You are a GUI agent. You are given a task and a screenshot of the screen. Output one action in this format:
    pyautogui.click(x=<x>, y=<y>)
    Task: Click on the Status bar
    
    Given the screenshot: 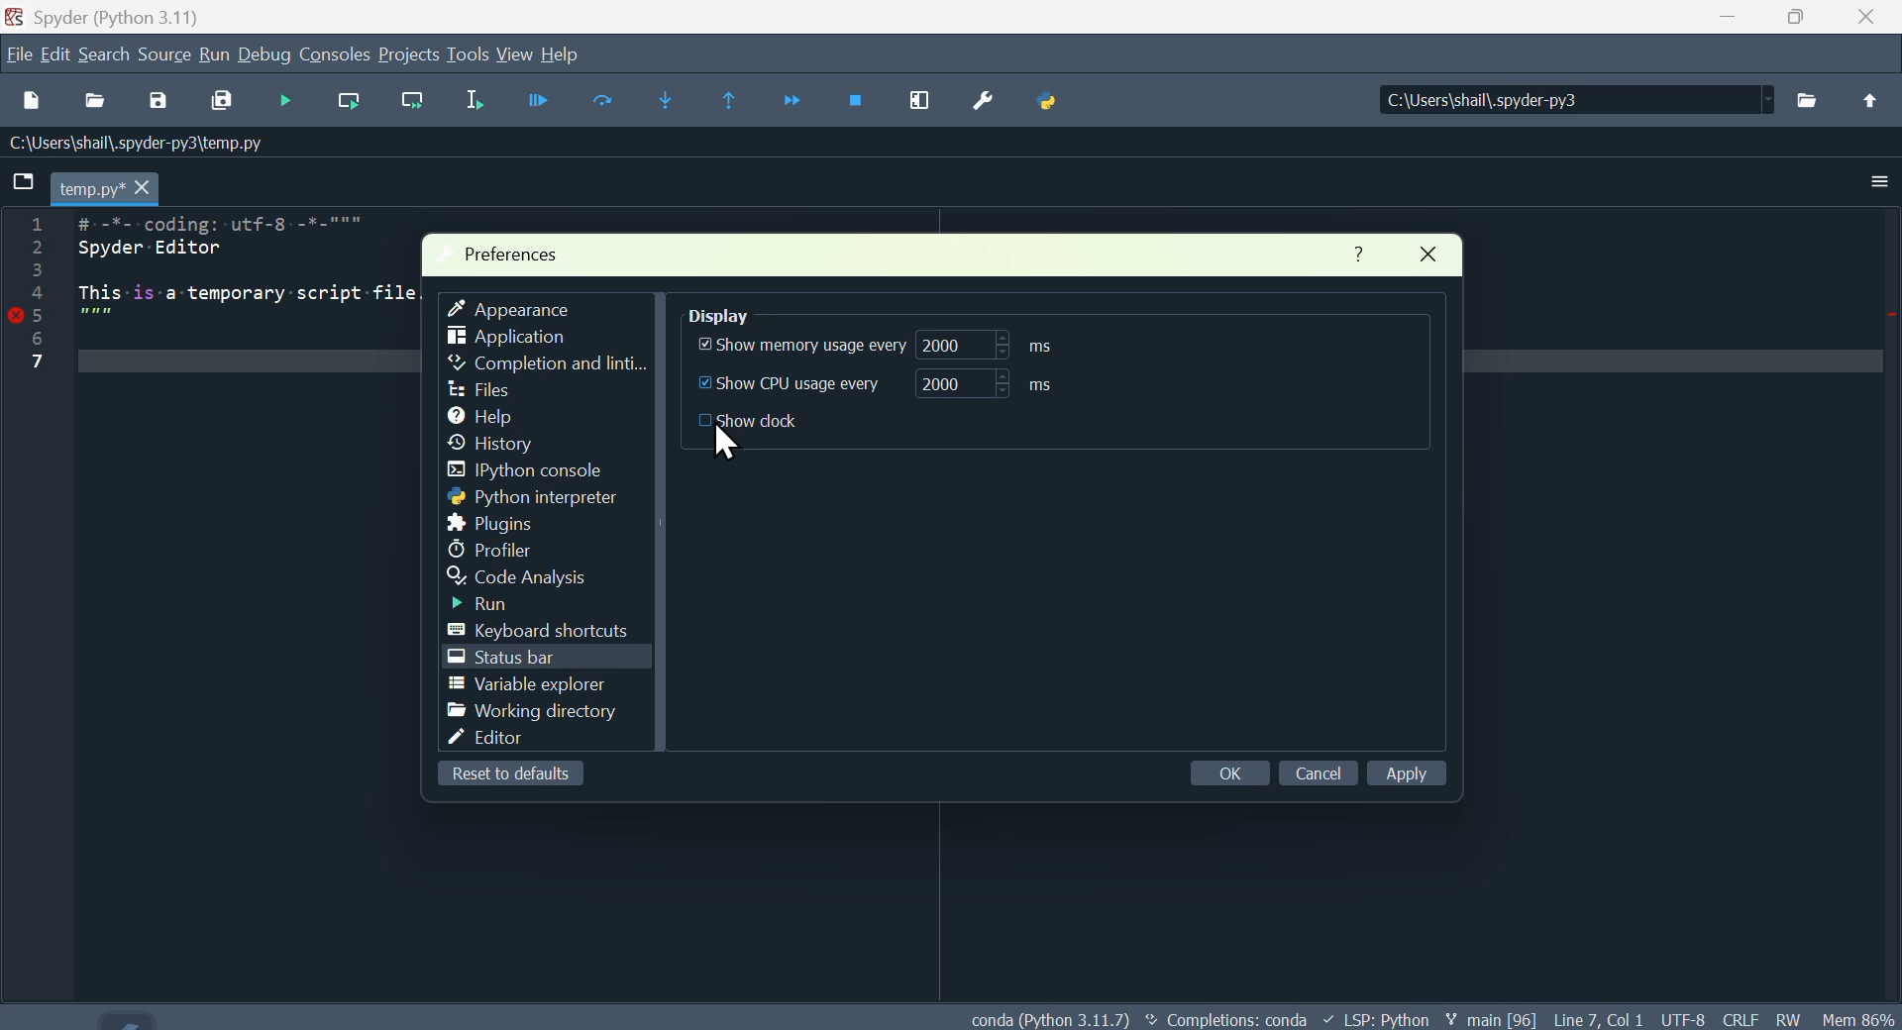 What is the action you would take?
    pyautogui.click(x=507, y=660)
    